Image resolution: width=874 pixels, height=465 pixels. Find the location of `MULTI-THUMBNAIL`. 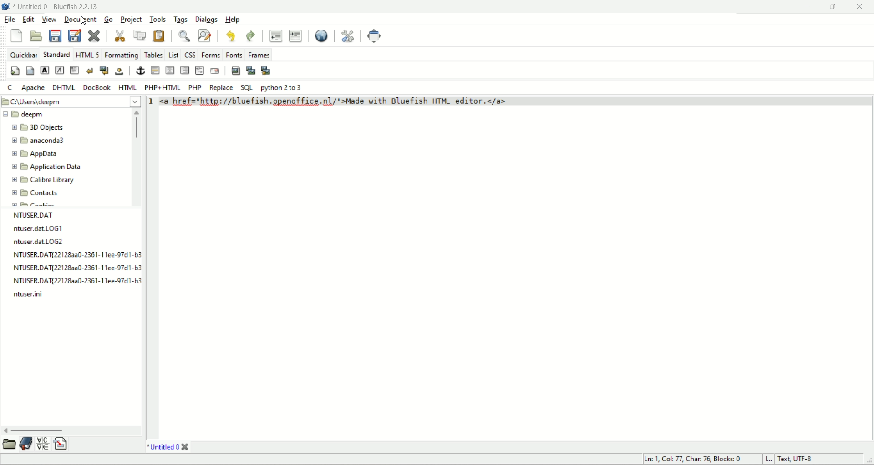

MULTI-THUMBNAIL is located at coordinates (265, 71).